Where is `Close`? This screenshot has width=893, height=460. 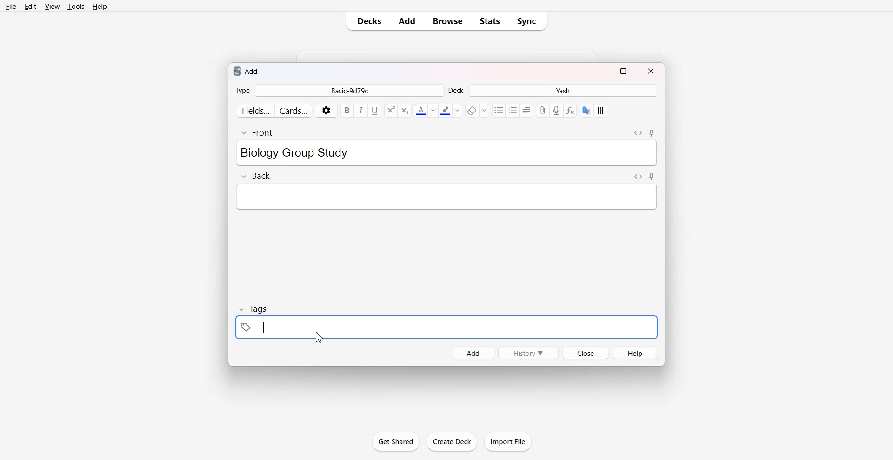 Close is located at coordinates (649, 71).